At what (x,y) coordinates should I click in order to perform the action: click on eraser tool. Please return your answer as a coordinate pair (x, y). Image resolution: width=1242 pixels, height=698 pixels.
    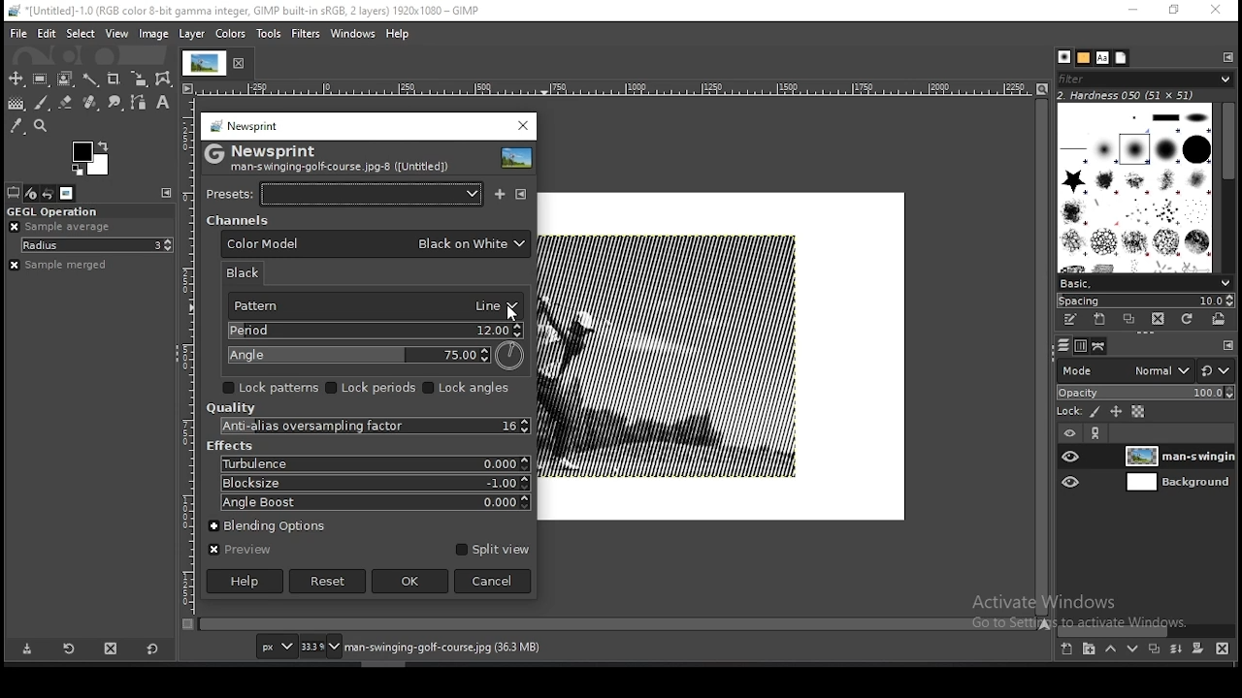
    Looking at the image, I should click on (66, 104).